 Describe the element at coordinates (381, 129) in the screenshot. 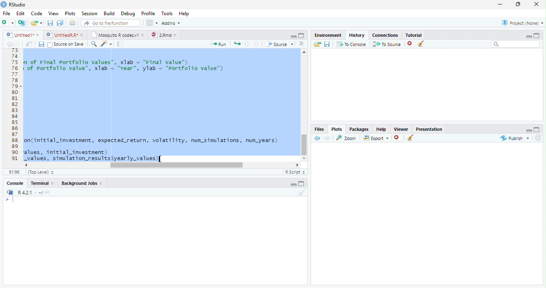

I see `Help` at that location.